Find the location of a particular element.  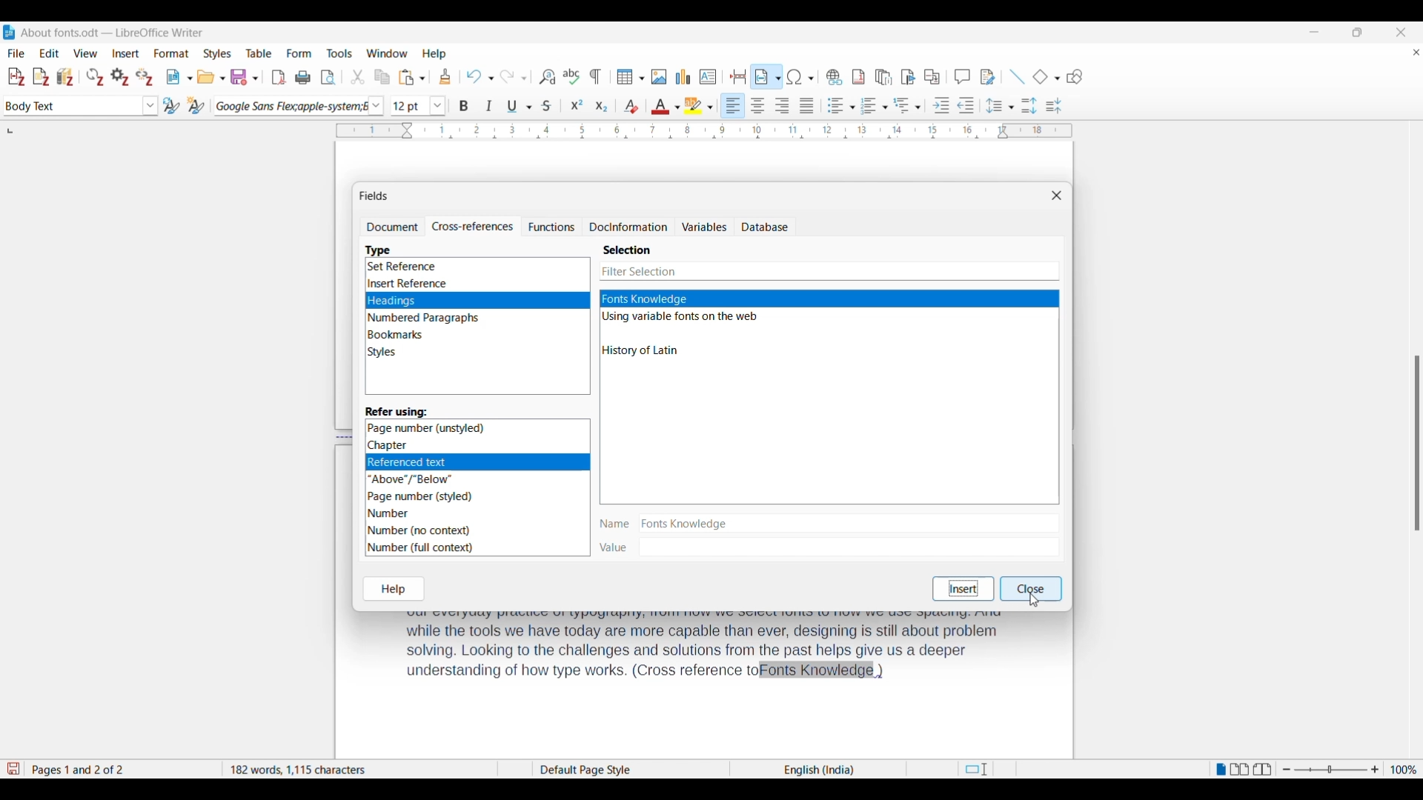

Highlight color options is located at coordinates (698, 106).